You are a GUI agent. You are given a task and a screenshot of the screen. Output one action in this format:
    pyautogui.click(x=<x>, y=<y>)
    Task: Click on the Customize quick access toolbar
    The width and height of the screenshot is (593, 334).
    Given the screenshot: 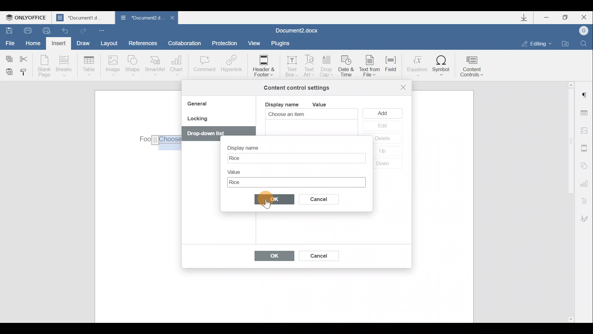 What is the action you would take?
    pyautogui.click(x=103, y=30)
    